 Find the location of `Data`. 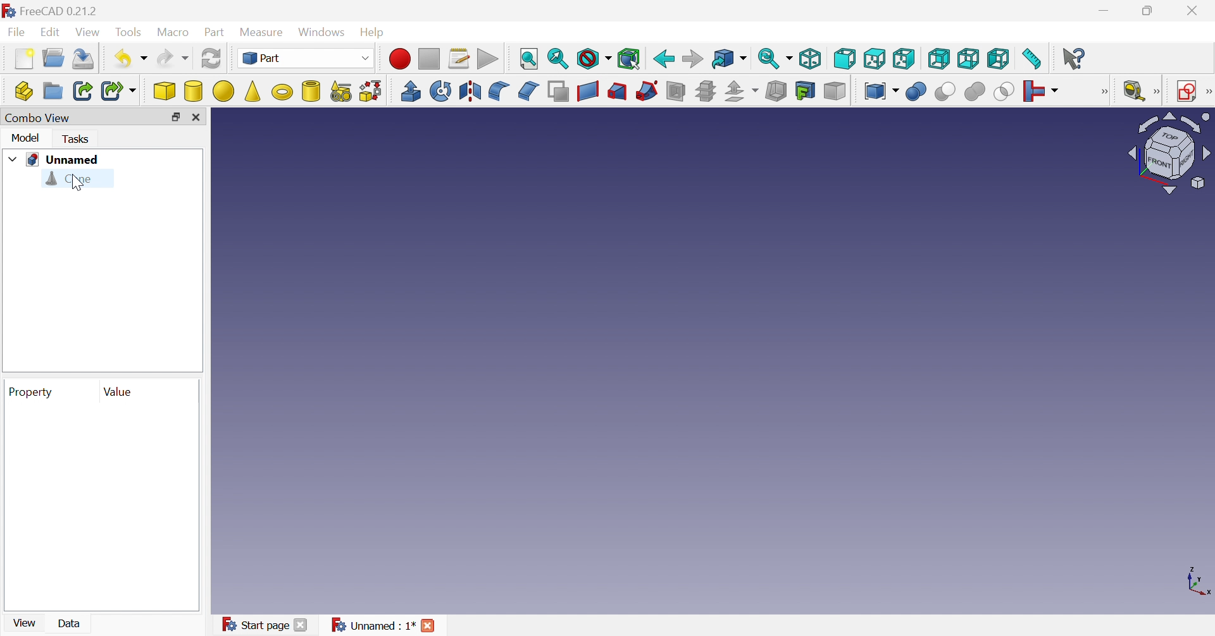

Data is located at coordinates (72, 625).